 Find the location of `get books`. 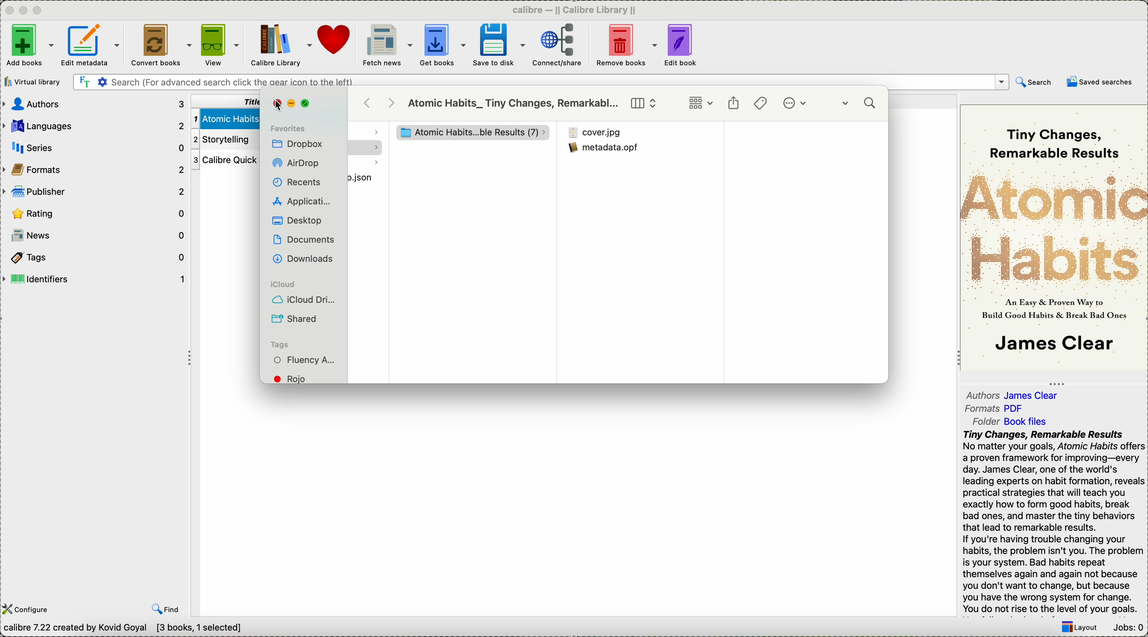

get books is located at coordinates (443, 46).